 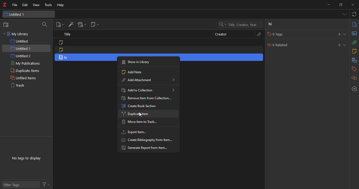 I want to click on add item, so click(x=71, y=24).